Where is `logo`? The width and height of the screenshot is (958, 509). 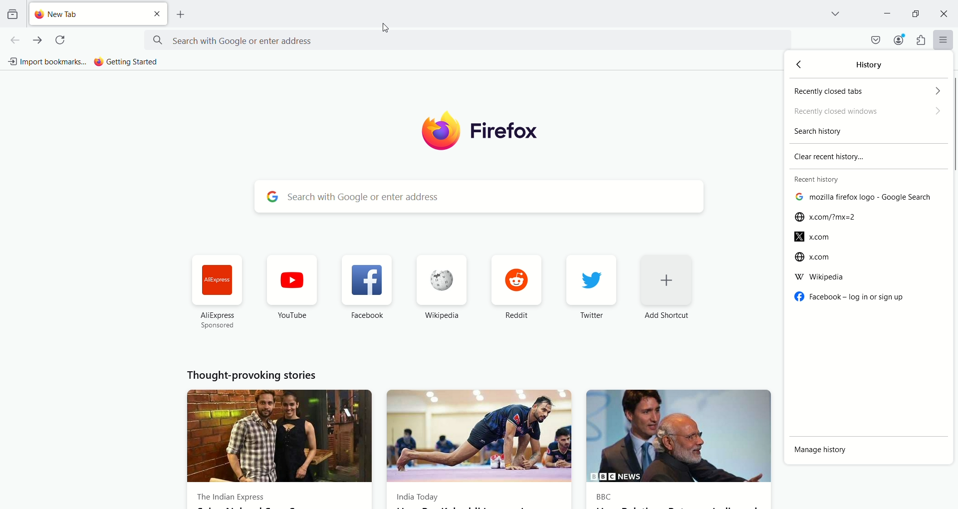 logo is located at coordinates (438, 132).